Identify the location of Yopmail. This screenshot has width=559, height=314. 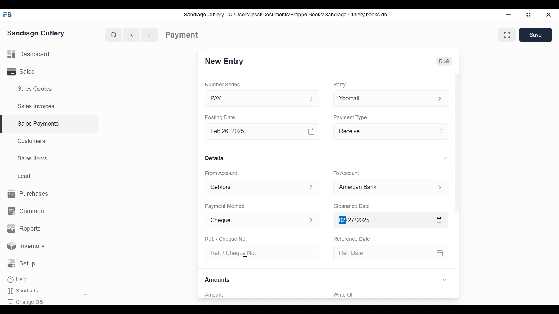
(381, 99).